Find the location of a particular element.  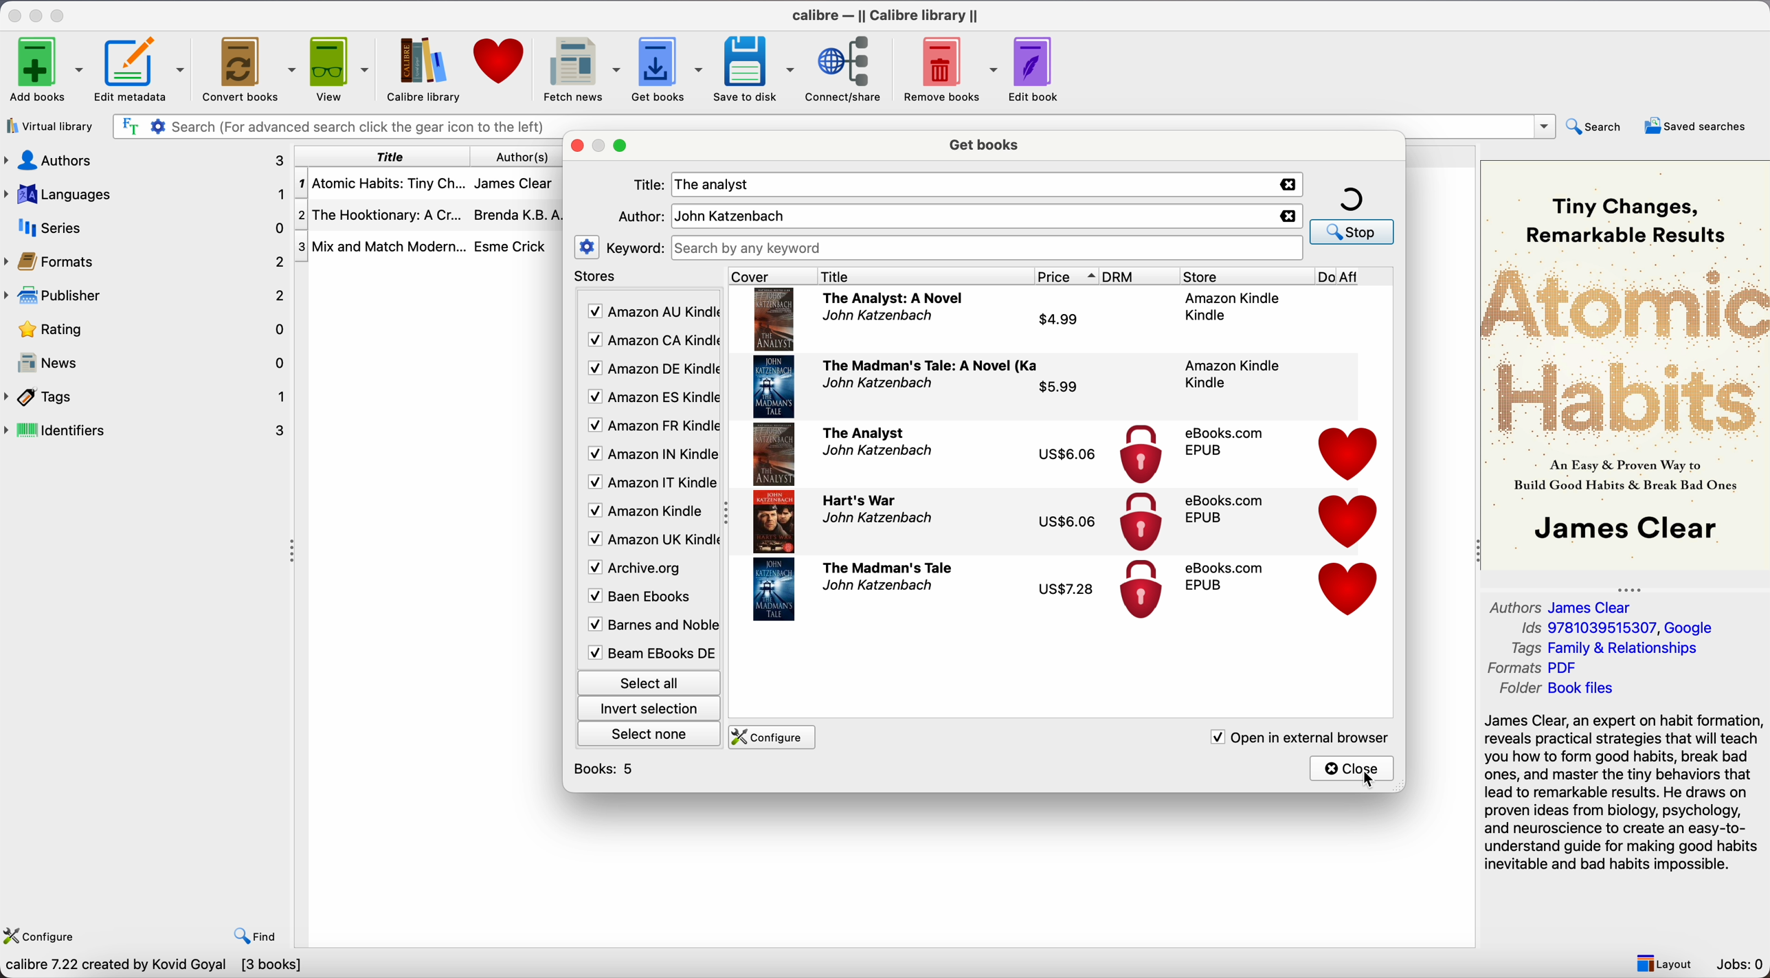

open in external browser is located at coordinates (1299, 737).